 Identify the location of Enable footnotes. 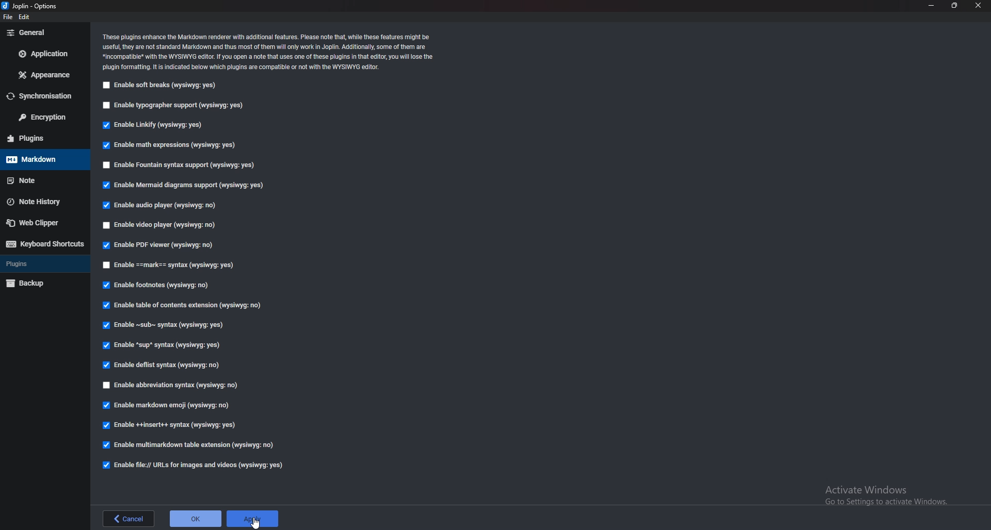
(159, 286).